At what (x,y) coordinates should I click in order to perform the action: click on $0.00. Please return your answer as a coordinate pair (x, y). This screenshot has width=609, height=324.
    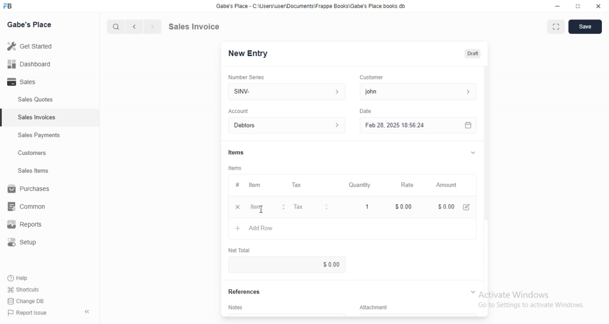
    Looking at the image, I should click on (405, 207).